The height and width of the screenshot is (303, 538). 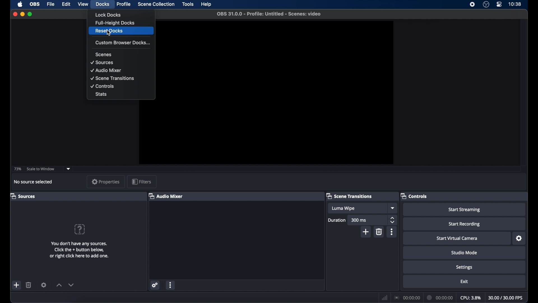 I want to click on add, so click(x=366, y=232).